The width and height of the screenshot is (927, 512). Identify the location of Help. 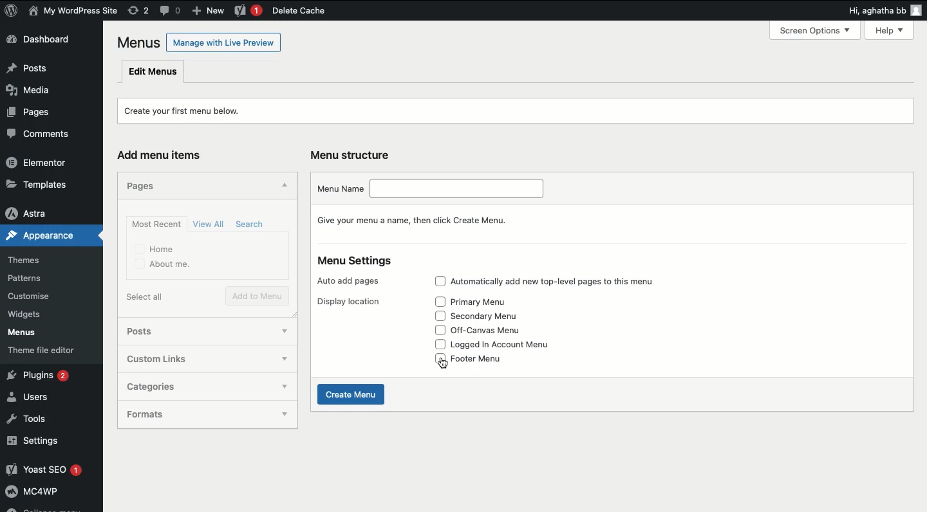
(892, 29).